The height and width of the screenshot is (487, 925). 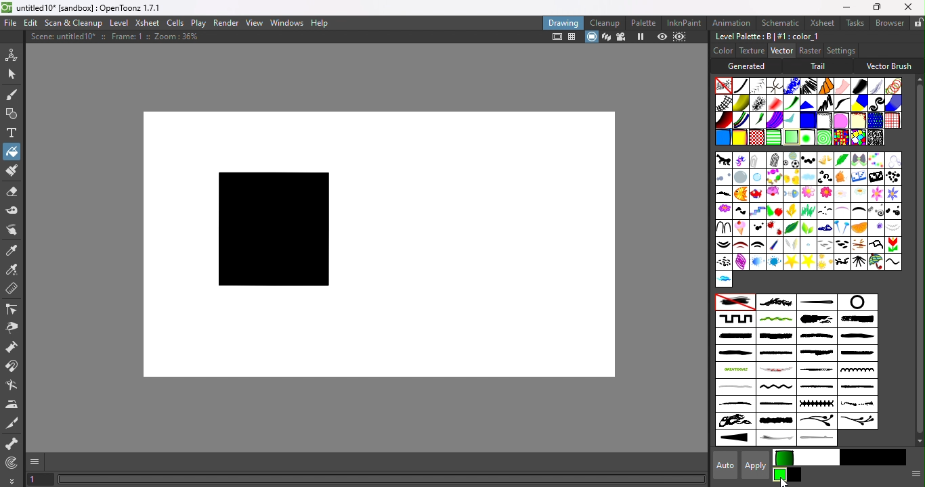 What do you see at coordinates (12, 290) in the screenshot?
I see `Ruler tool` at bounding box center [12, 290].